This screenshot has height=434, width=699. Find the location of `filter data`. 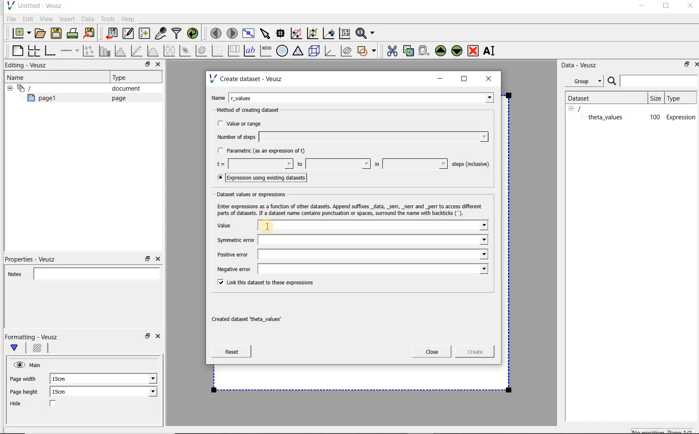

filter data is located at coordinates (177, 34).